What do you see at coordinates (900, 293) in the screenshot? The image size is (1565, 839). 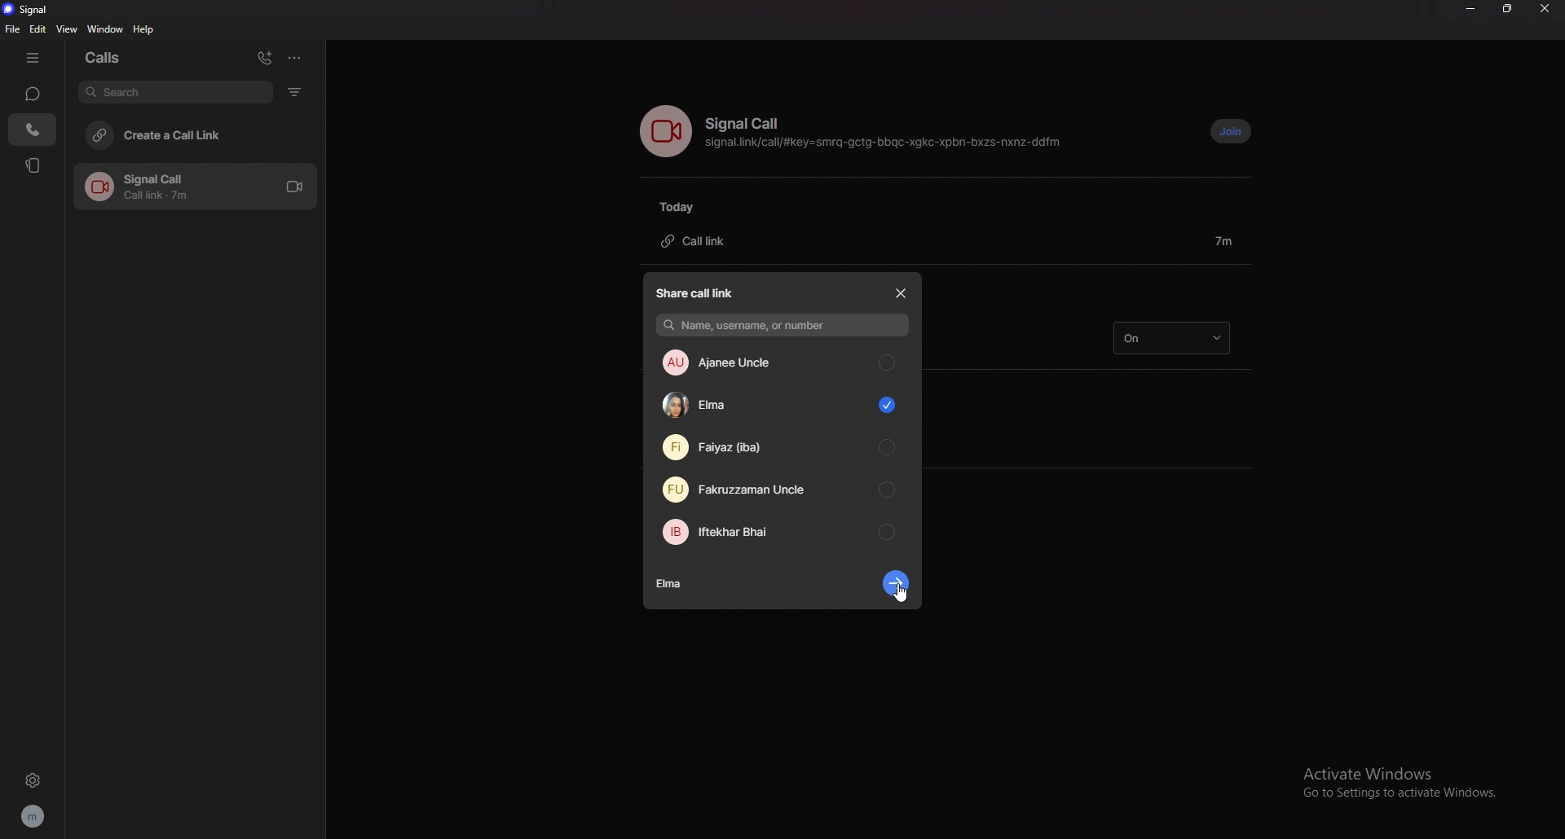 I see `close` at bounding box center [900, 293].